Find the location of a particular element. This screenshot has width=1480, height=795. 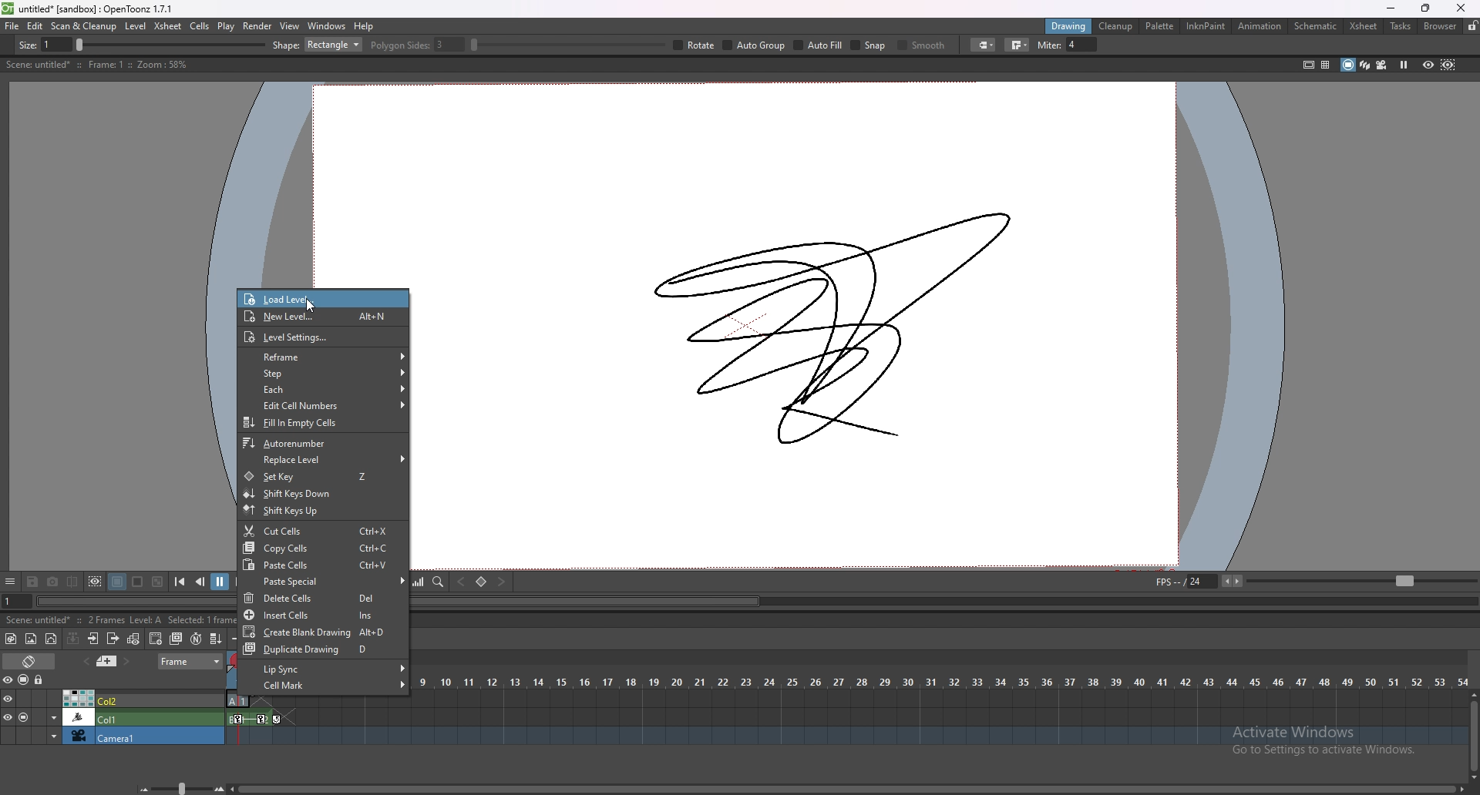

auto input cell number is located at coordinates (195, 639).